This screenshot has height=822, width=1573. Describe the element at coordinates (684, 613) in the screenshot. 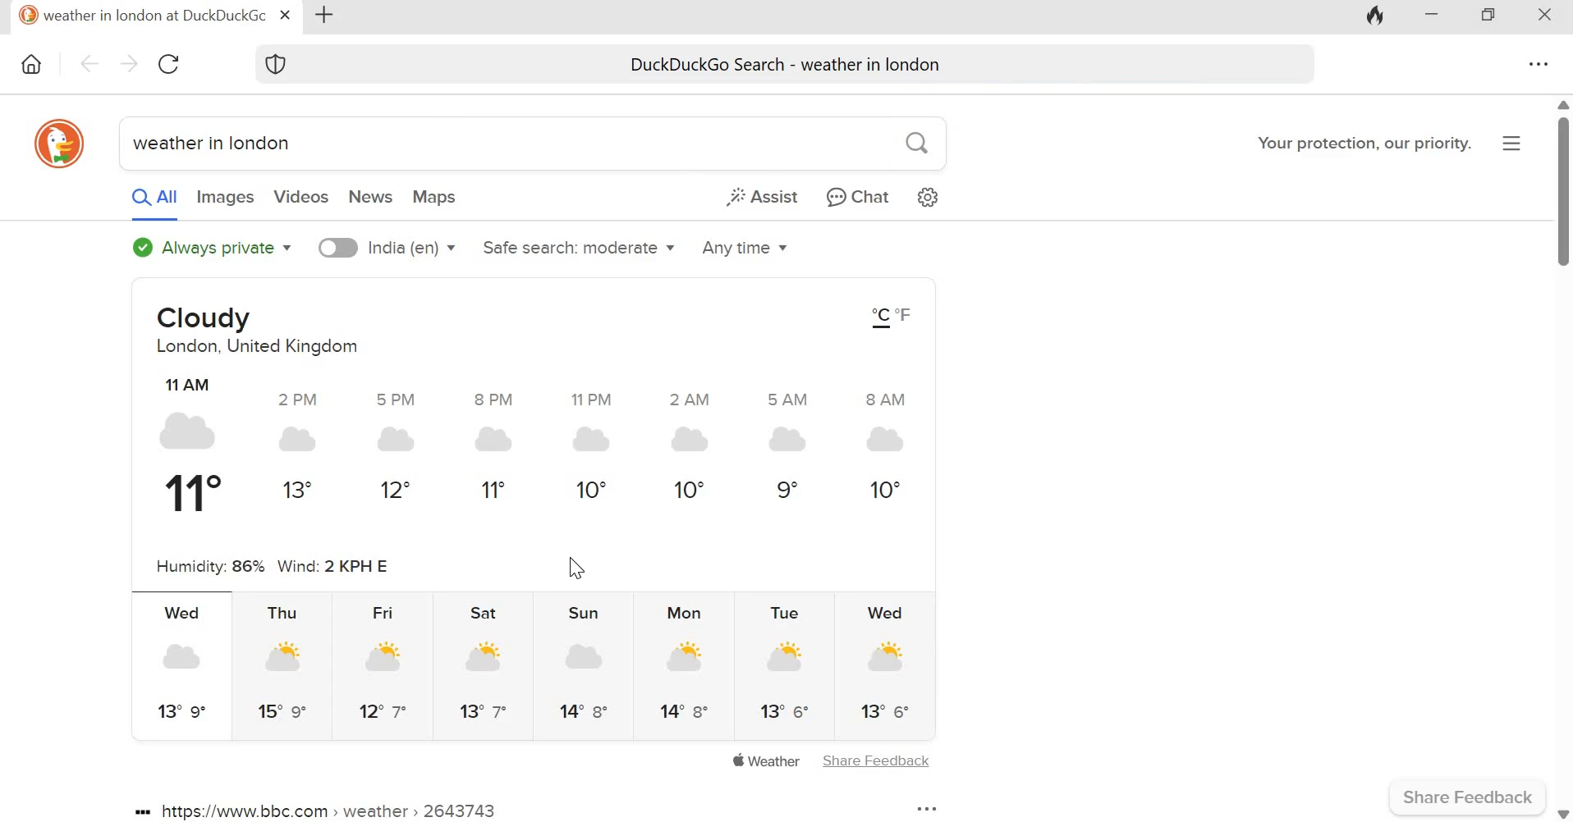

I see `Mon` at that location.